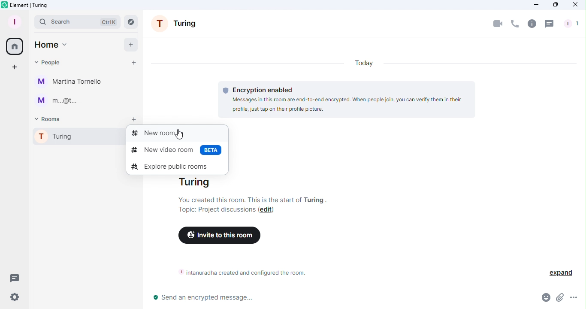 The width and height of the screenshot is (586, 309). What do you see at coordinates (51, 45) in the screenshot?
I see `Home` at bounding box center [51, 45].